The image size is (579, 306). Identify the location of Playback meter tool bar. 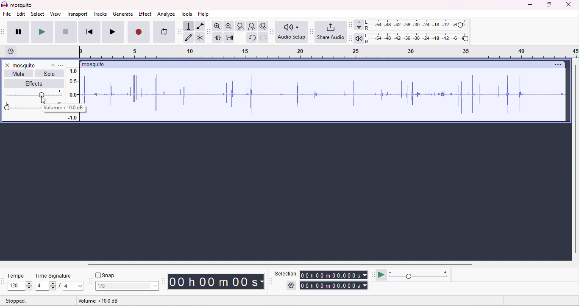
(350, 39).